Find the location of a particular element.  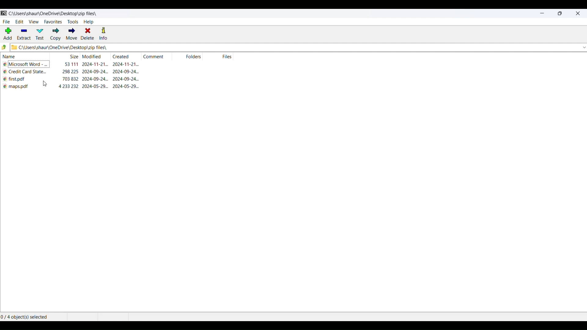

delete is located at coordinates (87, 35).